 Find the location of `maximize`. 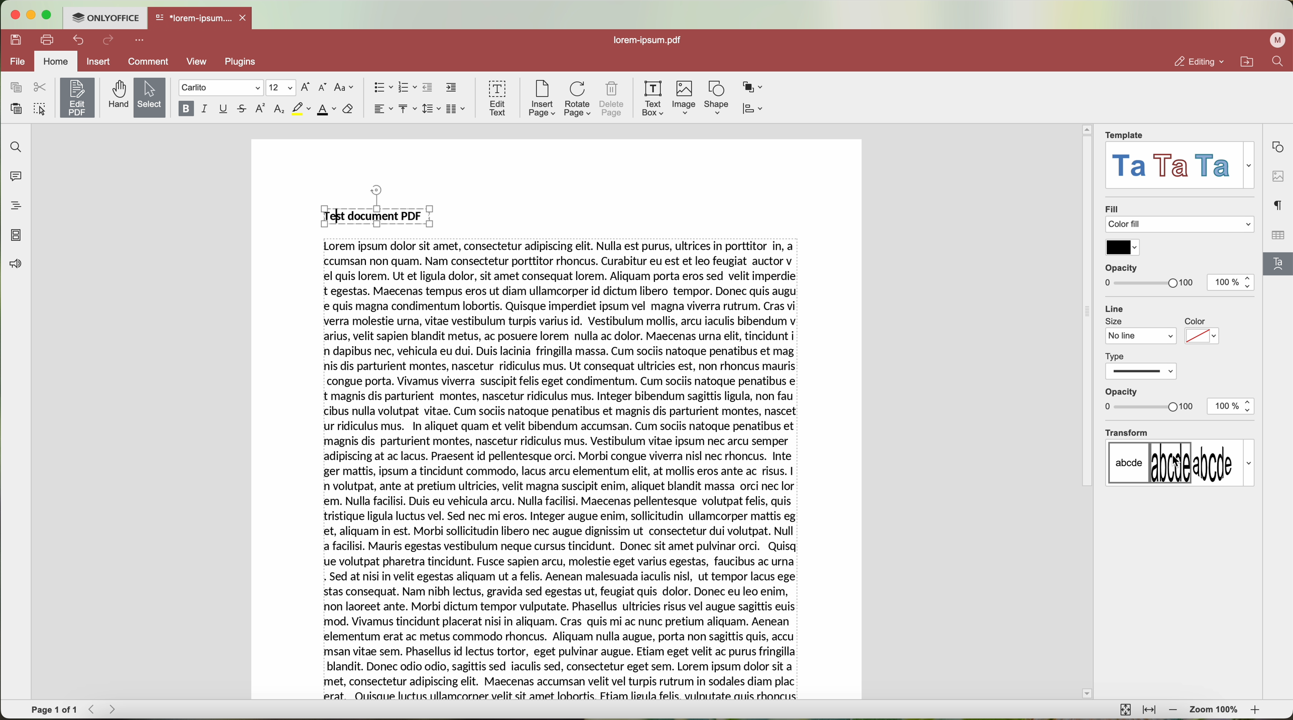

maximize is located at coordinates (51, 15).